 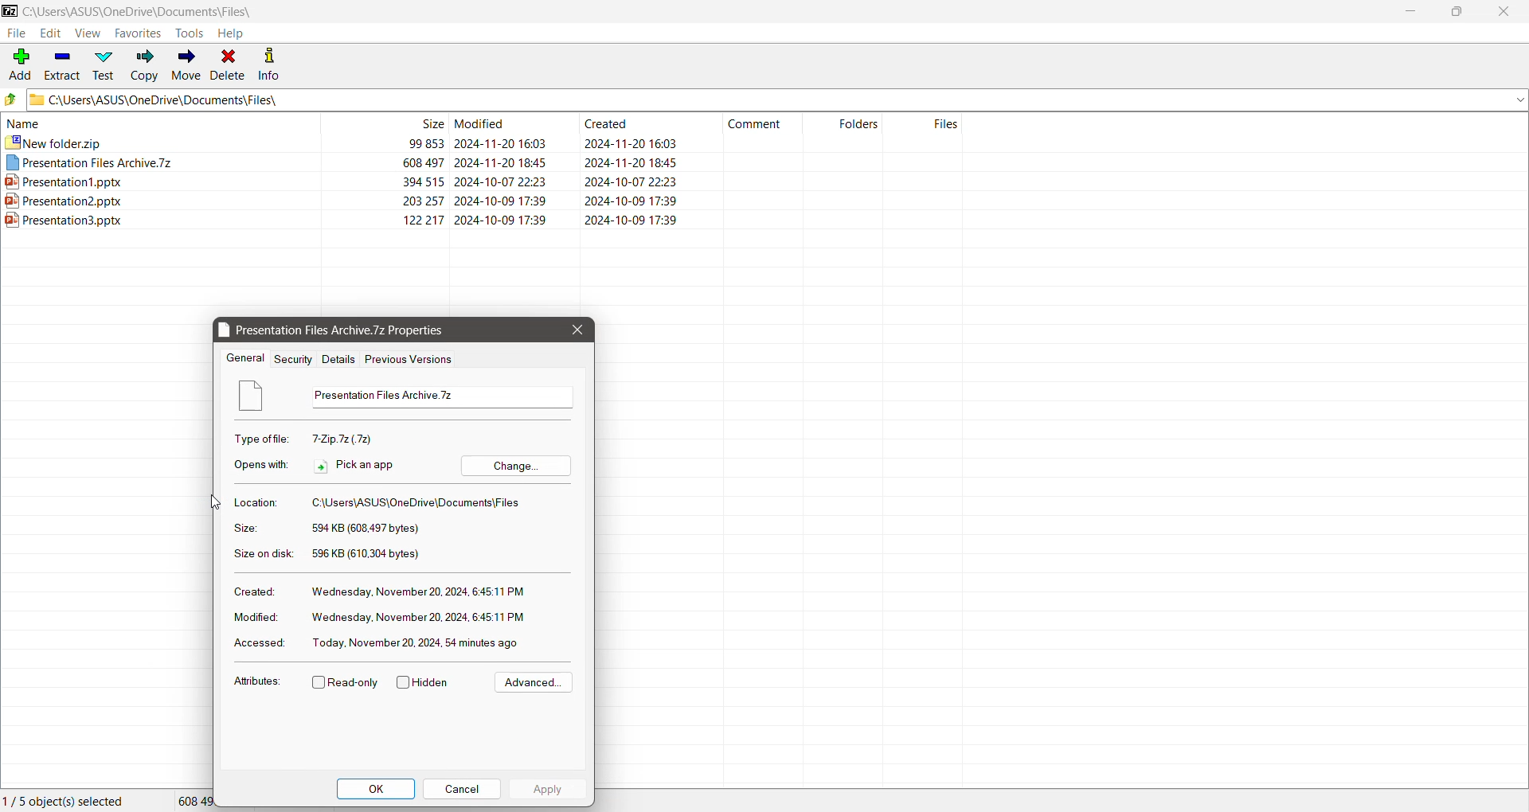 I want to click on Archive File type, so click(x=351, y=439).